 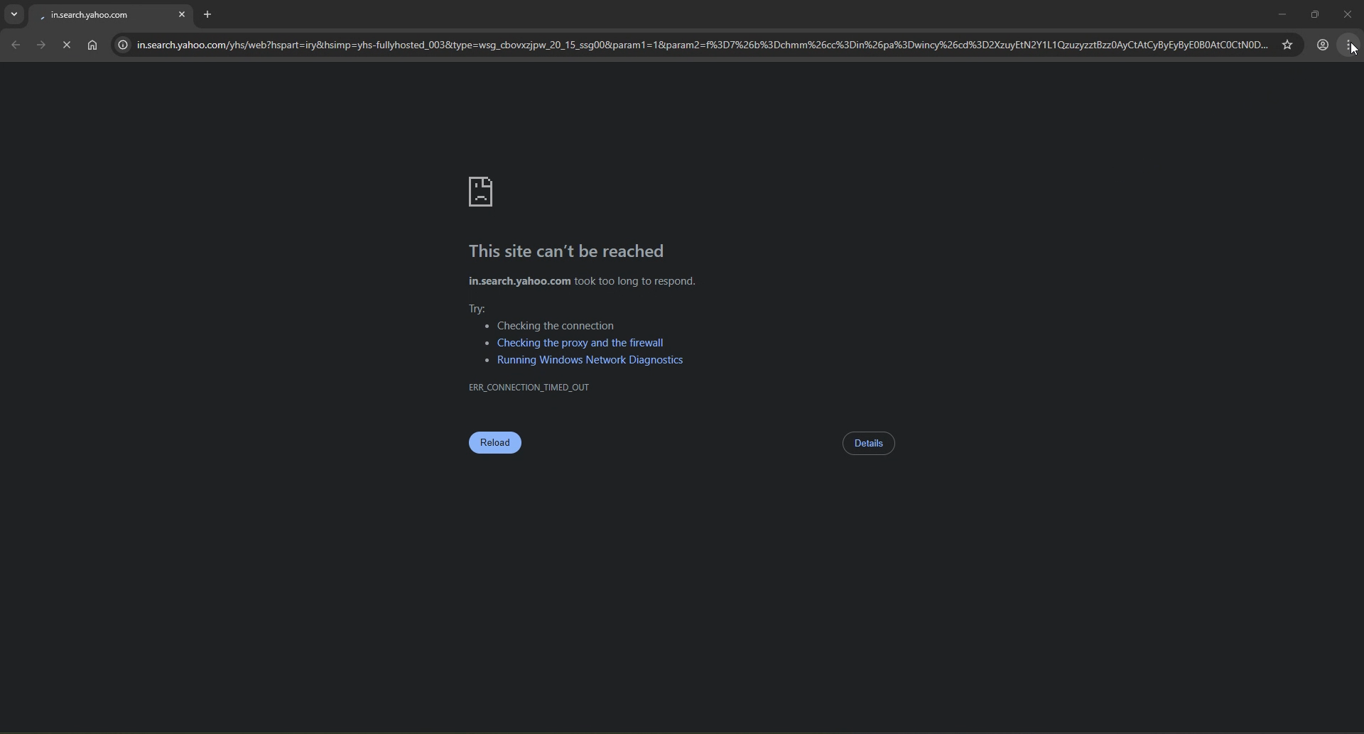 What do you see at coordinates (869, 444) in the screenshot?
I see `details` at bounding box center [869, 444].